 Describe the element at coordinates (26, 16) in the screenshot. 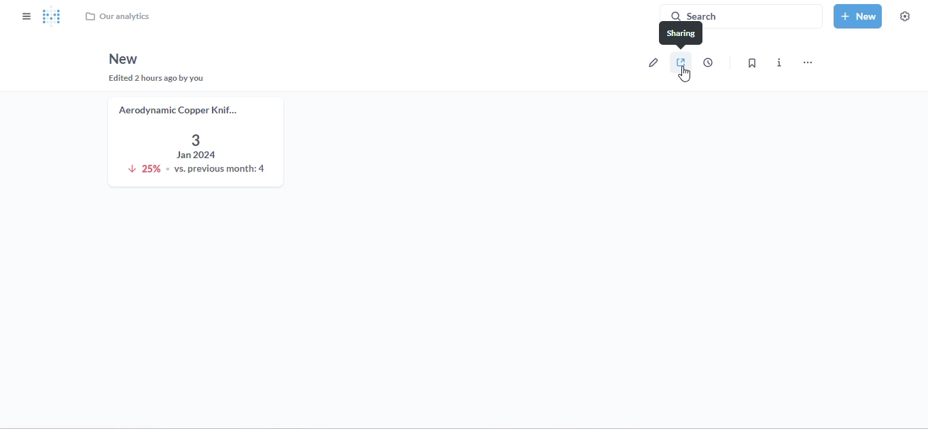

I see `close sidebar` at that location.